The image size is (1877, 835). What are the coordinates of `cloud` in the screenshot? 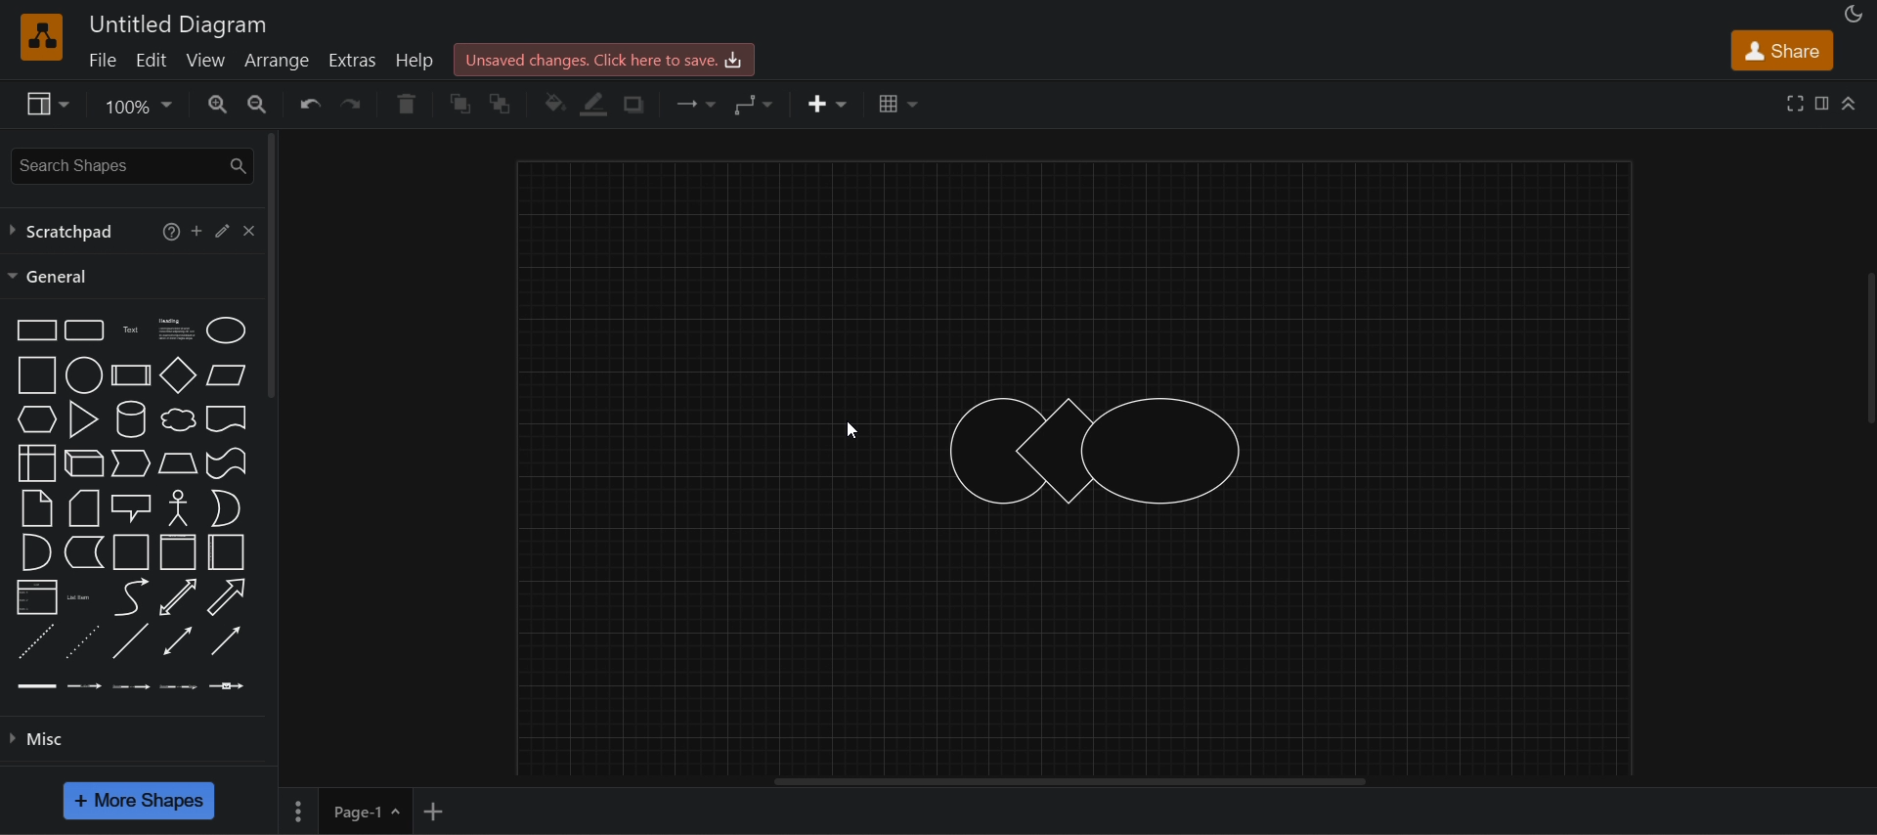 It's located at (176, 419).